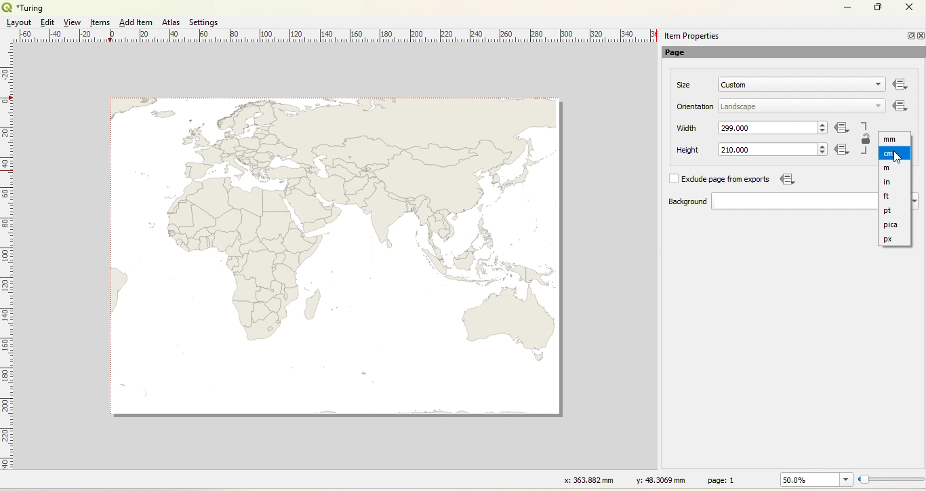 This screenshot has height=491, width=926. What do you see at coordinates (821, 145) in the screenshot?
I see `increase` at bounding box center [821, 145].